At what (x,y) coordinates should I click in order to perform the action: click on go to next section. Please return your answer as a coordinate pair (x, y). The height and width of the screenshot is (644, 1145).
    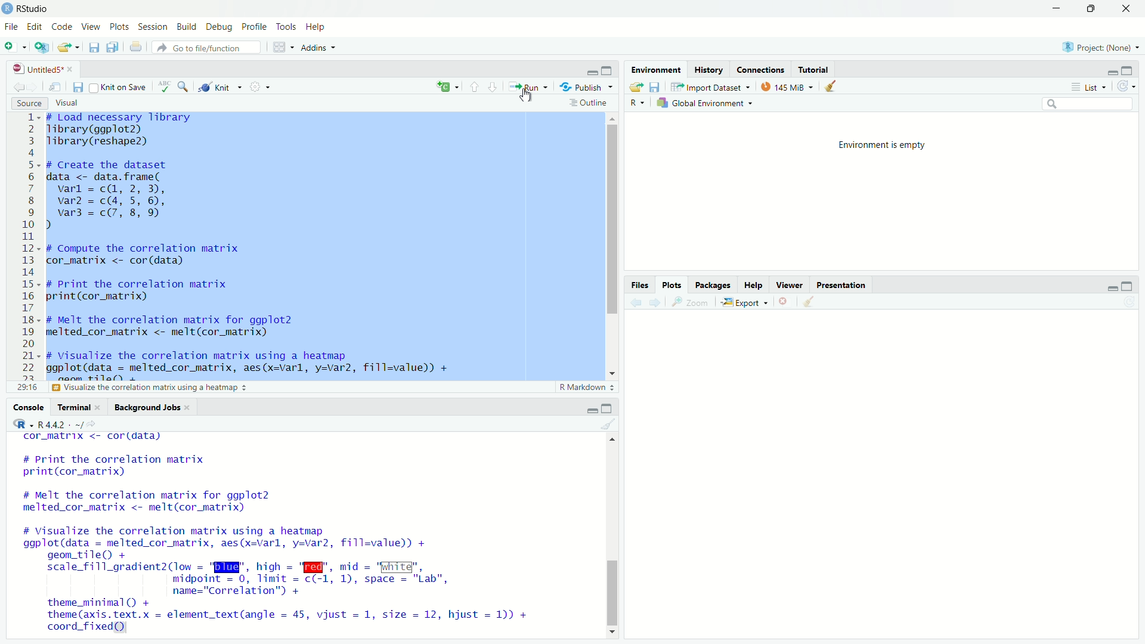
    Looking at the image, I should click on (493, 86).